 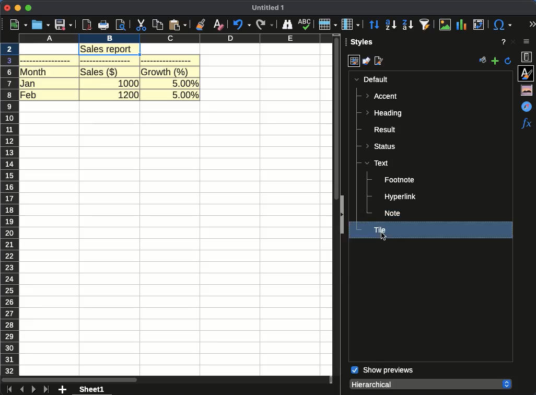 What do you see at coordinates (382, 96) in the screenshot?
I see `accent` at bounding box center [382, 96].